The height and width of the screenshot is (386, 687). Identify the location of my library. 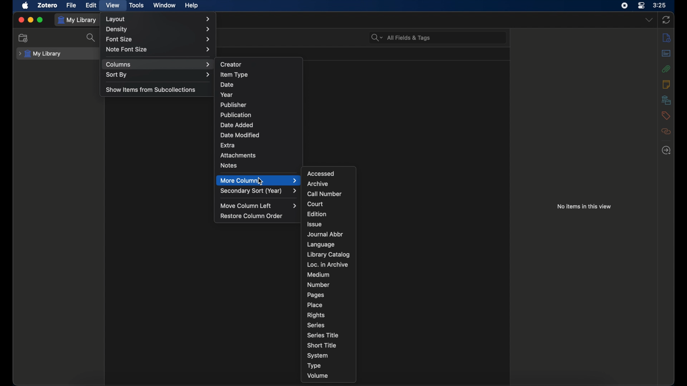
(77, 20).